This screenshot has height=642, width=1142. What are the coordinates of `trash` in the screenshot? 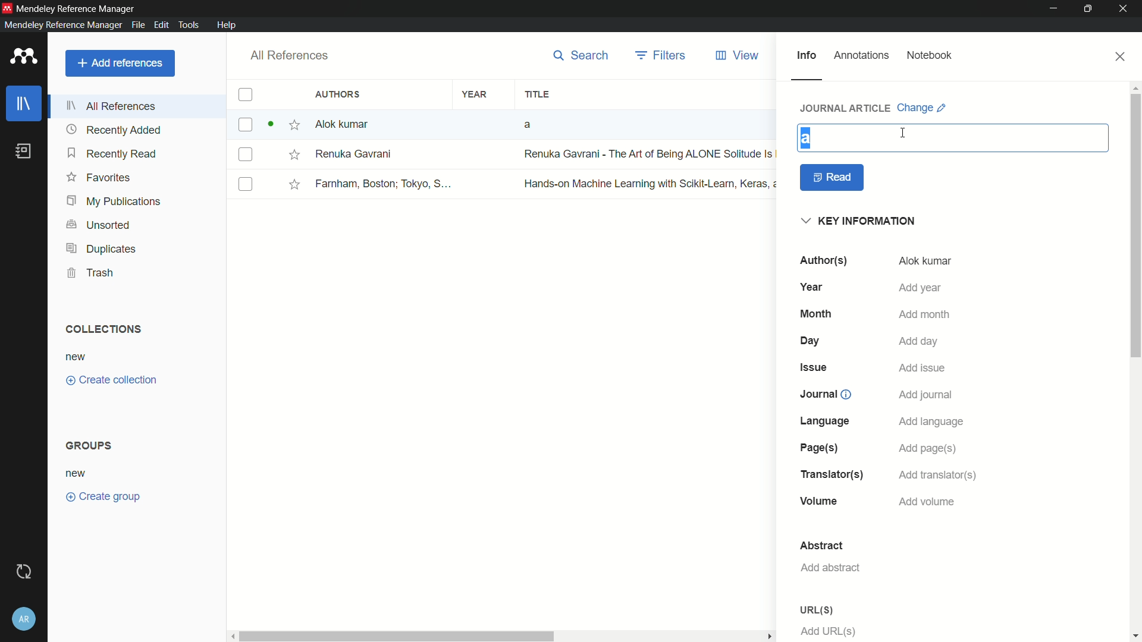 It's located at (92, 272).